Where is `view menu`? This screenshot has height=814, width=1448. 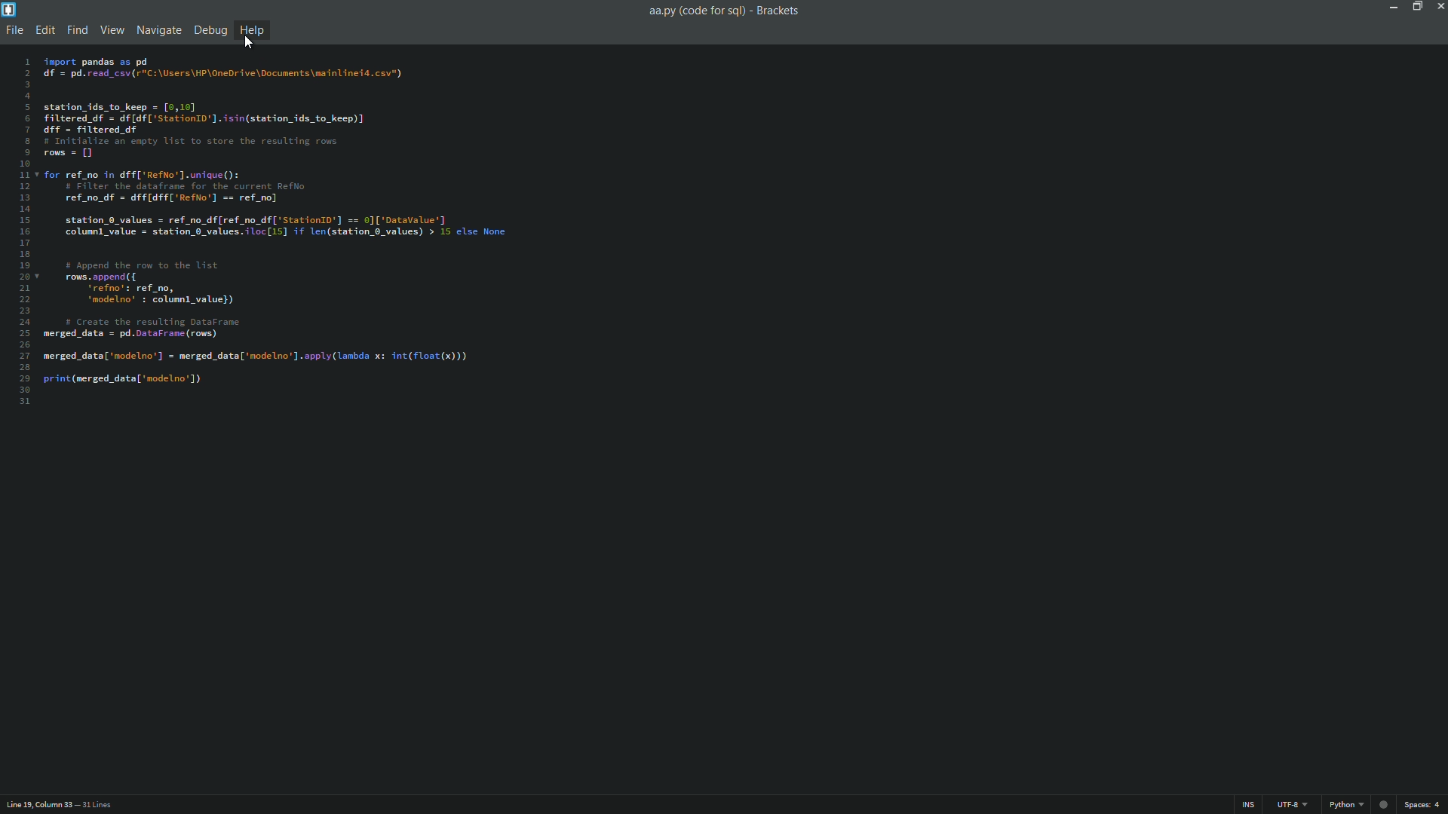 view menu is located at coordinates (112, 31).